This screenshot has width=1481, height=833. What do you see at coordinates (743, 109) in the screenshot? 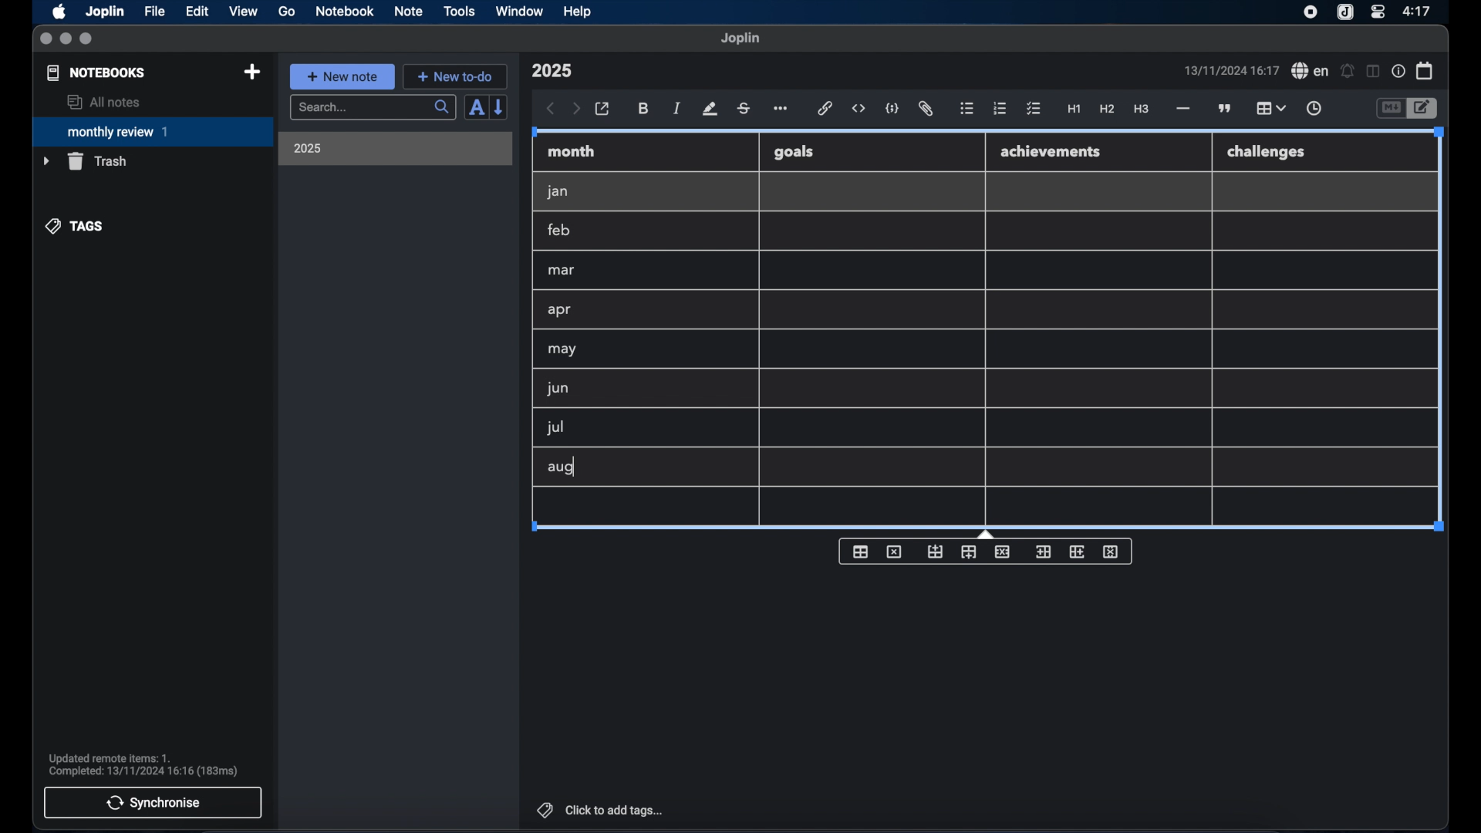
I see `strikethrough` at bounding box center [743, 109].